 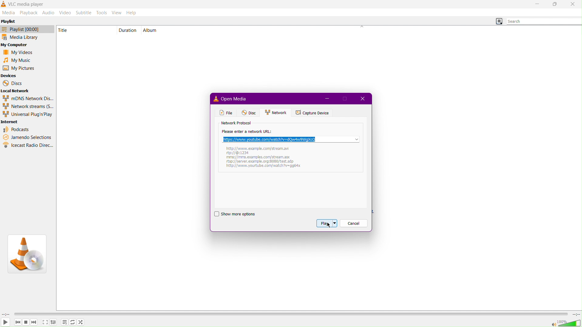 I want to click on checkbox, so click(x=216, y=214).